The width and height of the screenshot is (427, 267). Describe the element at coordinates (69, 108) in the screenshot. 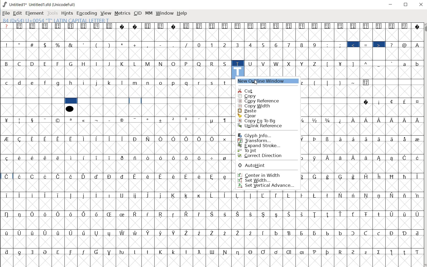

I see `symbol` at that location.